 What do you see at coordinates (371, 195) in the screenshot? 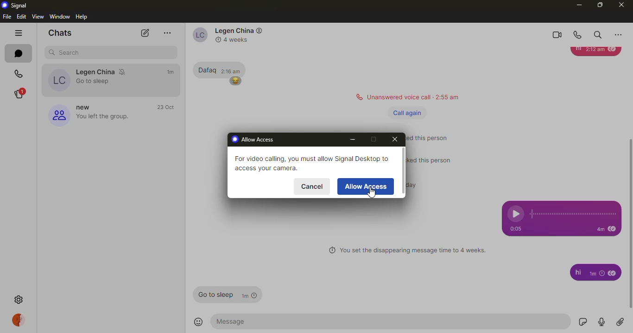
I see `cursor` at bounding box center [371, 195].